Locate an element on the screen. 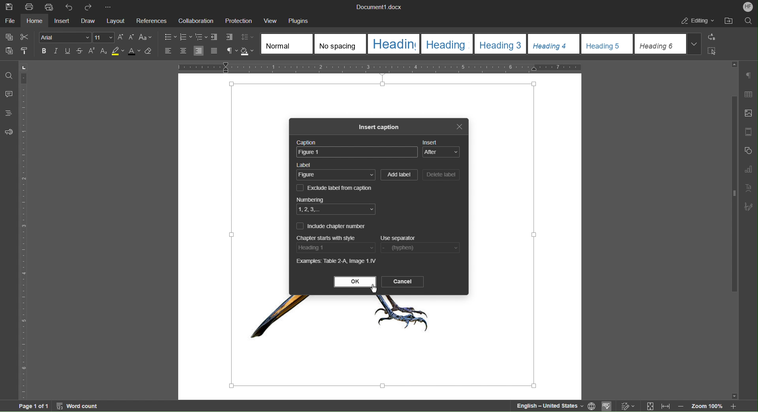 This screenshot has width=758, height=412. Figure is located at coordinates (336, 176).